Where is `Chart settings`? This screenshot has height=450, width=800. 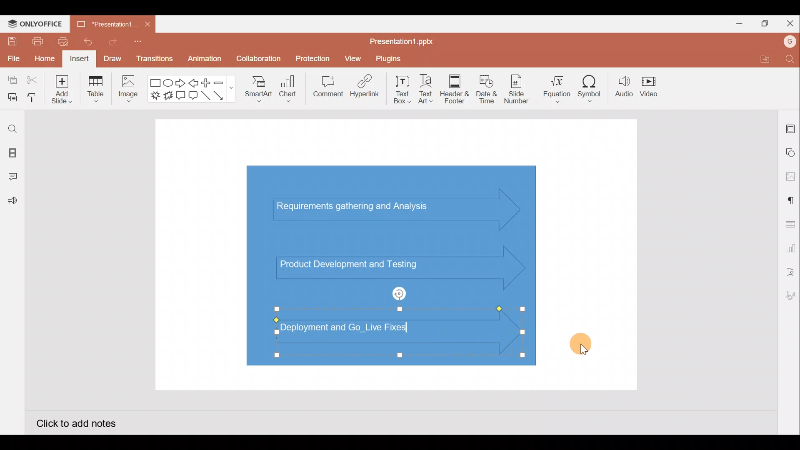 Chart settings is located at coordinates (789, 247).